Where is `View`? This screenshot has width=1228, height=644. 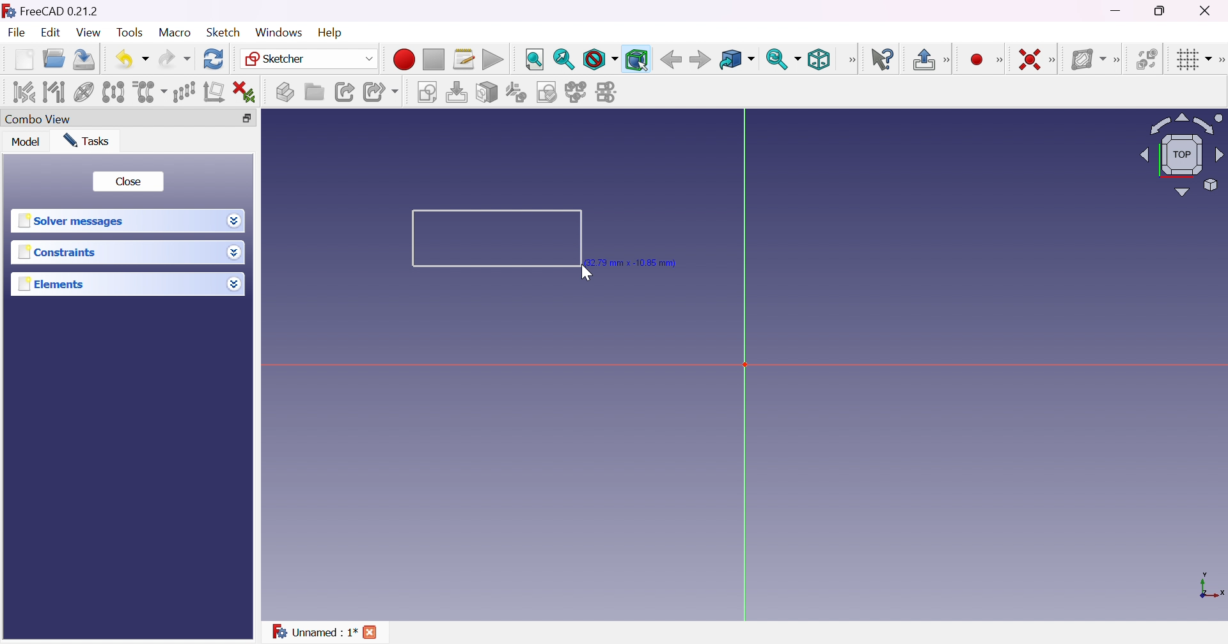
View is located at coordinates (89, 32).